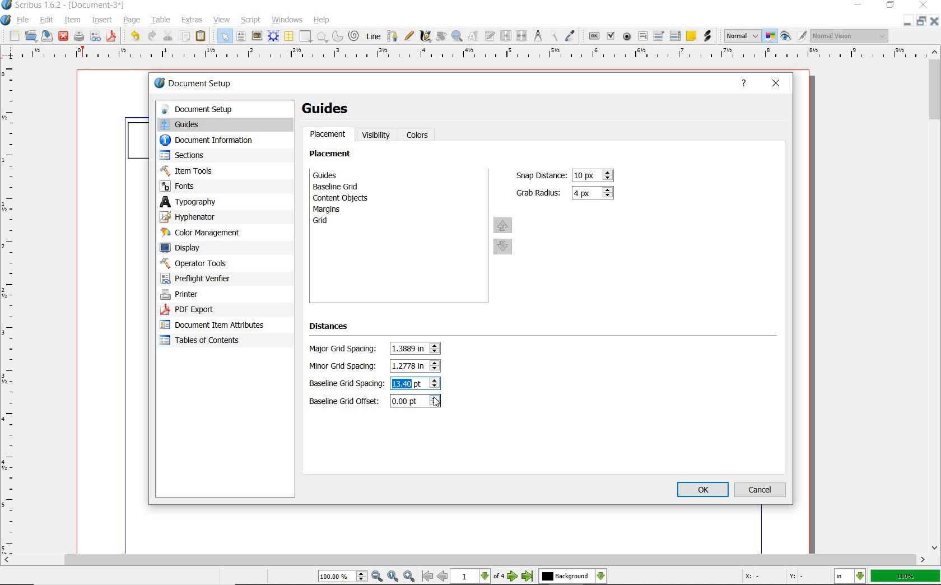 This screenshot has width=941, height=585. Describe the element at coordinates (924, 5) in the screenshot. I see `close` at that location.